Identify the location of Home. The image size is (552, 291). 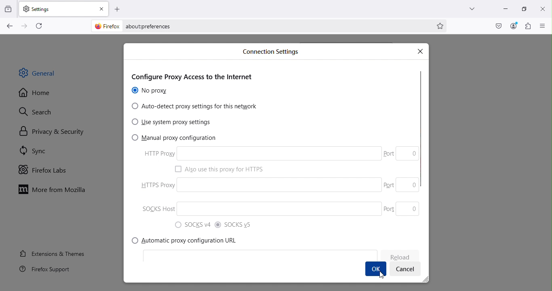
(40, 93).